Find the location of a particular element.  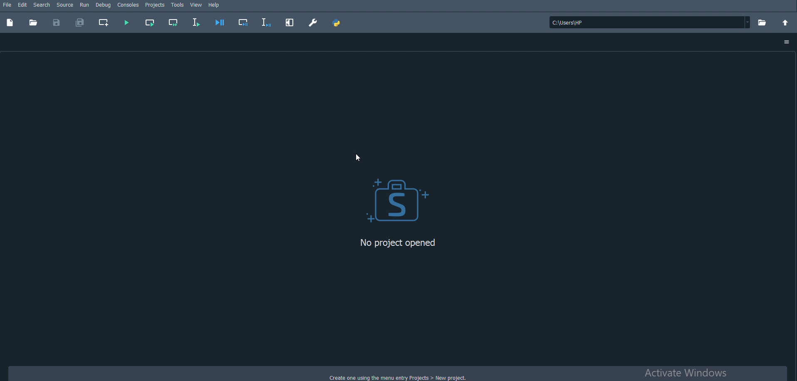

create new cell at the current line is located at coordinates (102, 23).